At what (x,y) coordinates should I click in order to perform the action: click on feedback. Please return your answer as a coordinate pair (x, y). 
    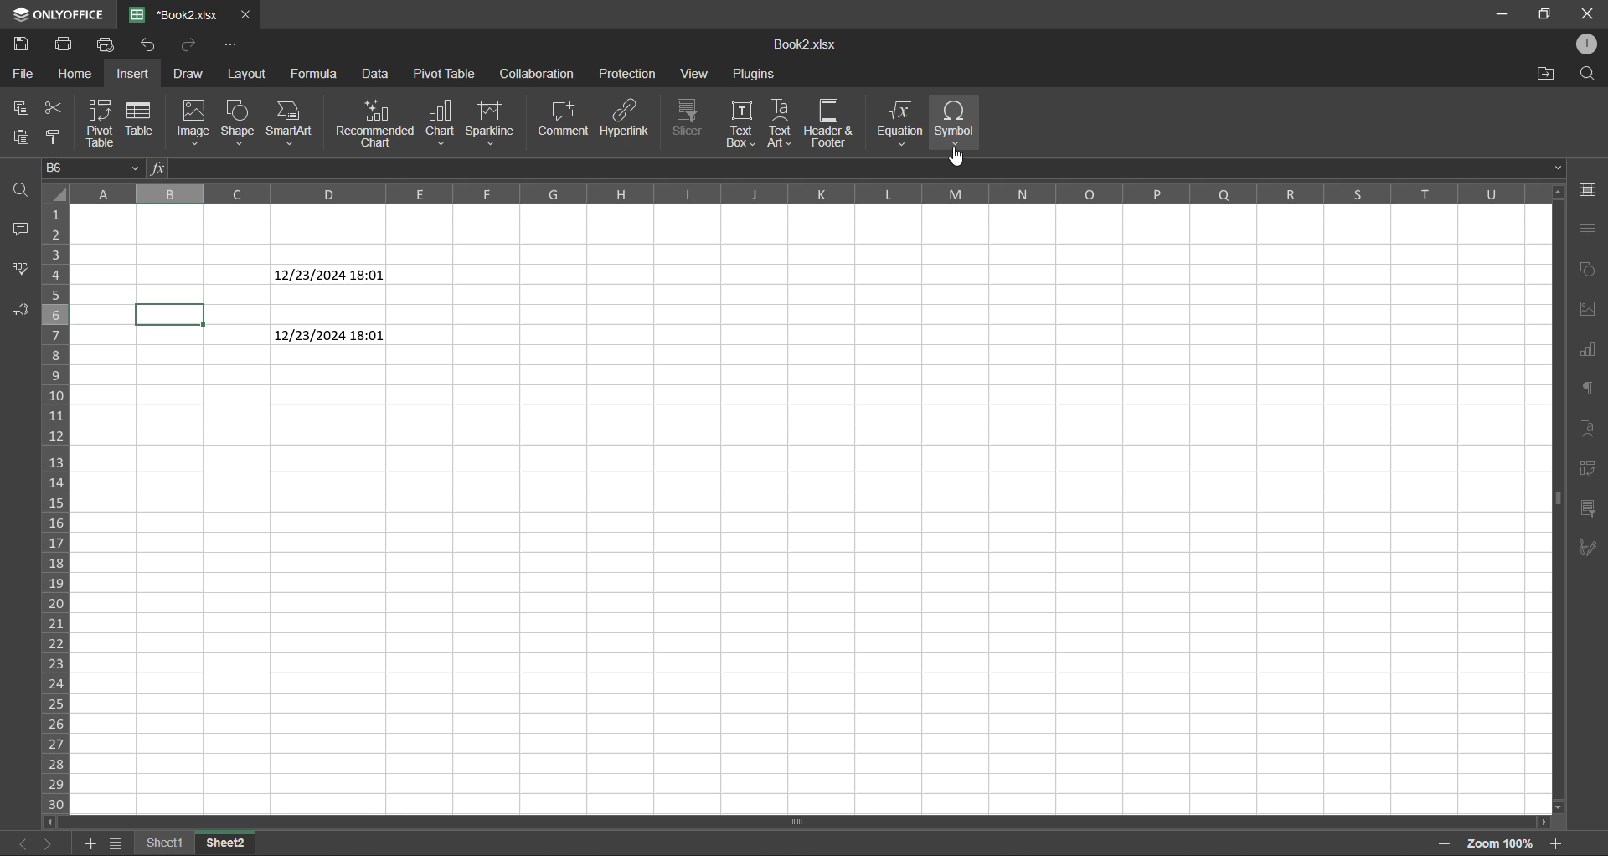
    Looking at the image, I should click on (24, 309).